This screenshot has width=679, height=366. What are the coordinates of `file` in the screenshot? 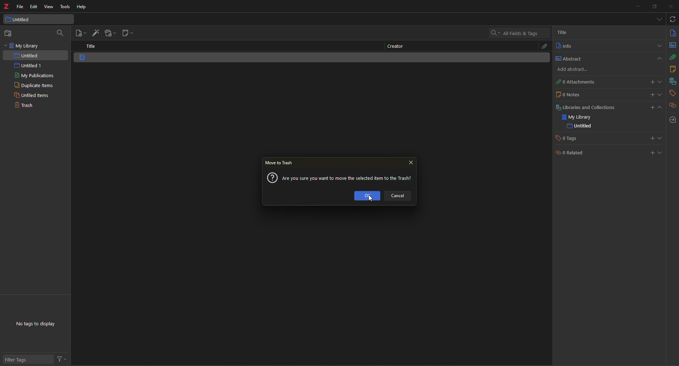 It's located at (19, 7).